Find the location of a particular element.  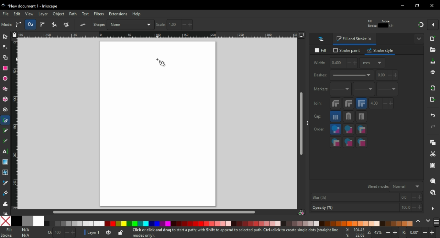

rotation is located at coordinates (419, 233).